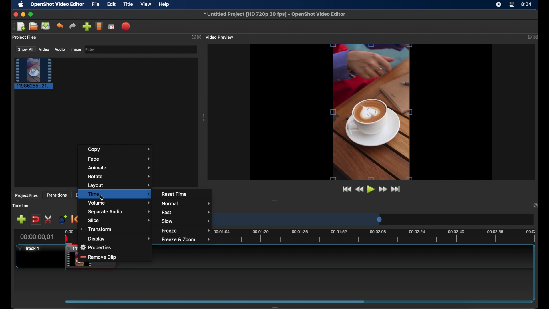  What do you see at coordinates (69, 231) in the screenshot?
I see `0.00` at bounding box center [69, 231].